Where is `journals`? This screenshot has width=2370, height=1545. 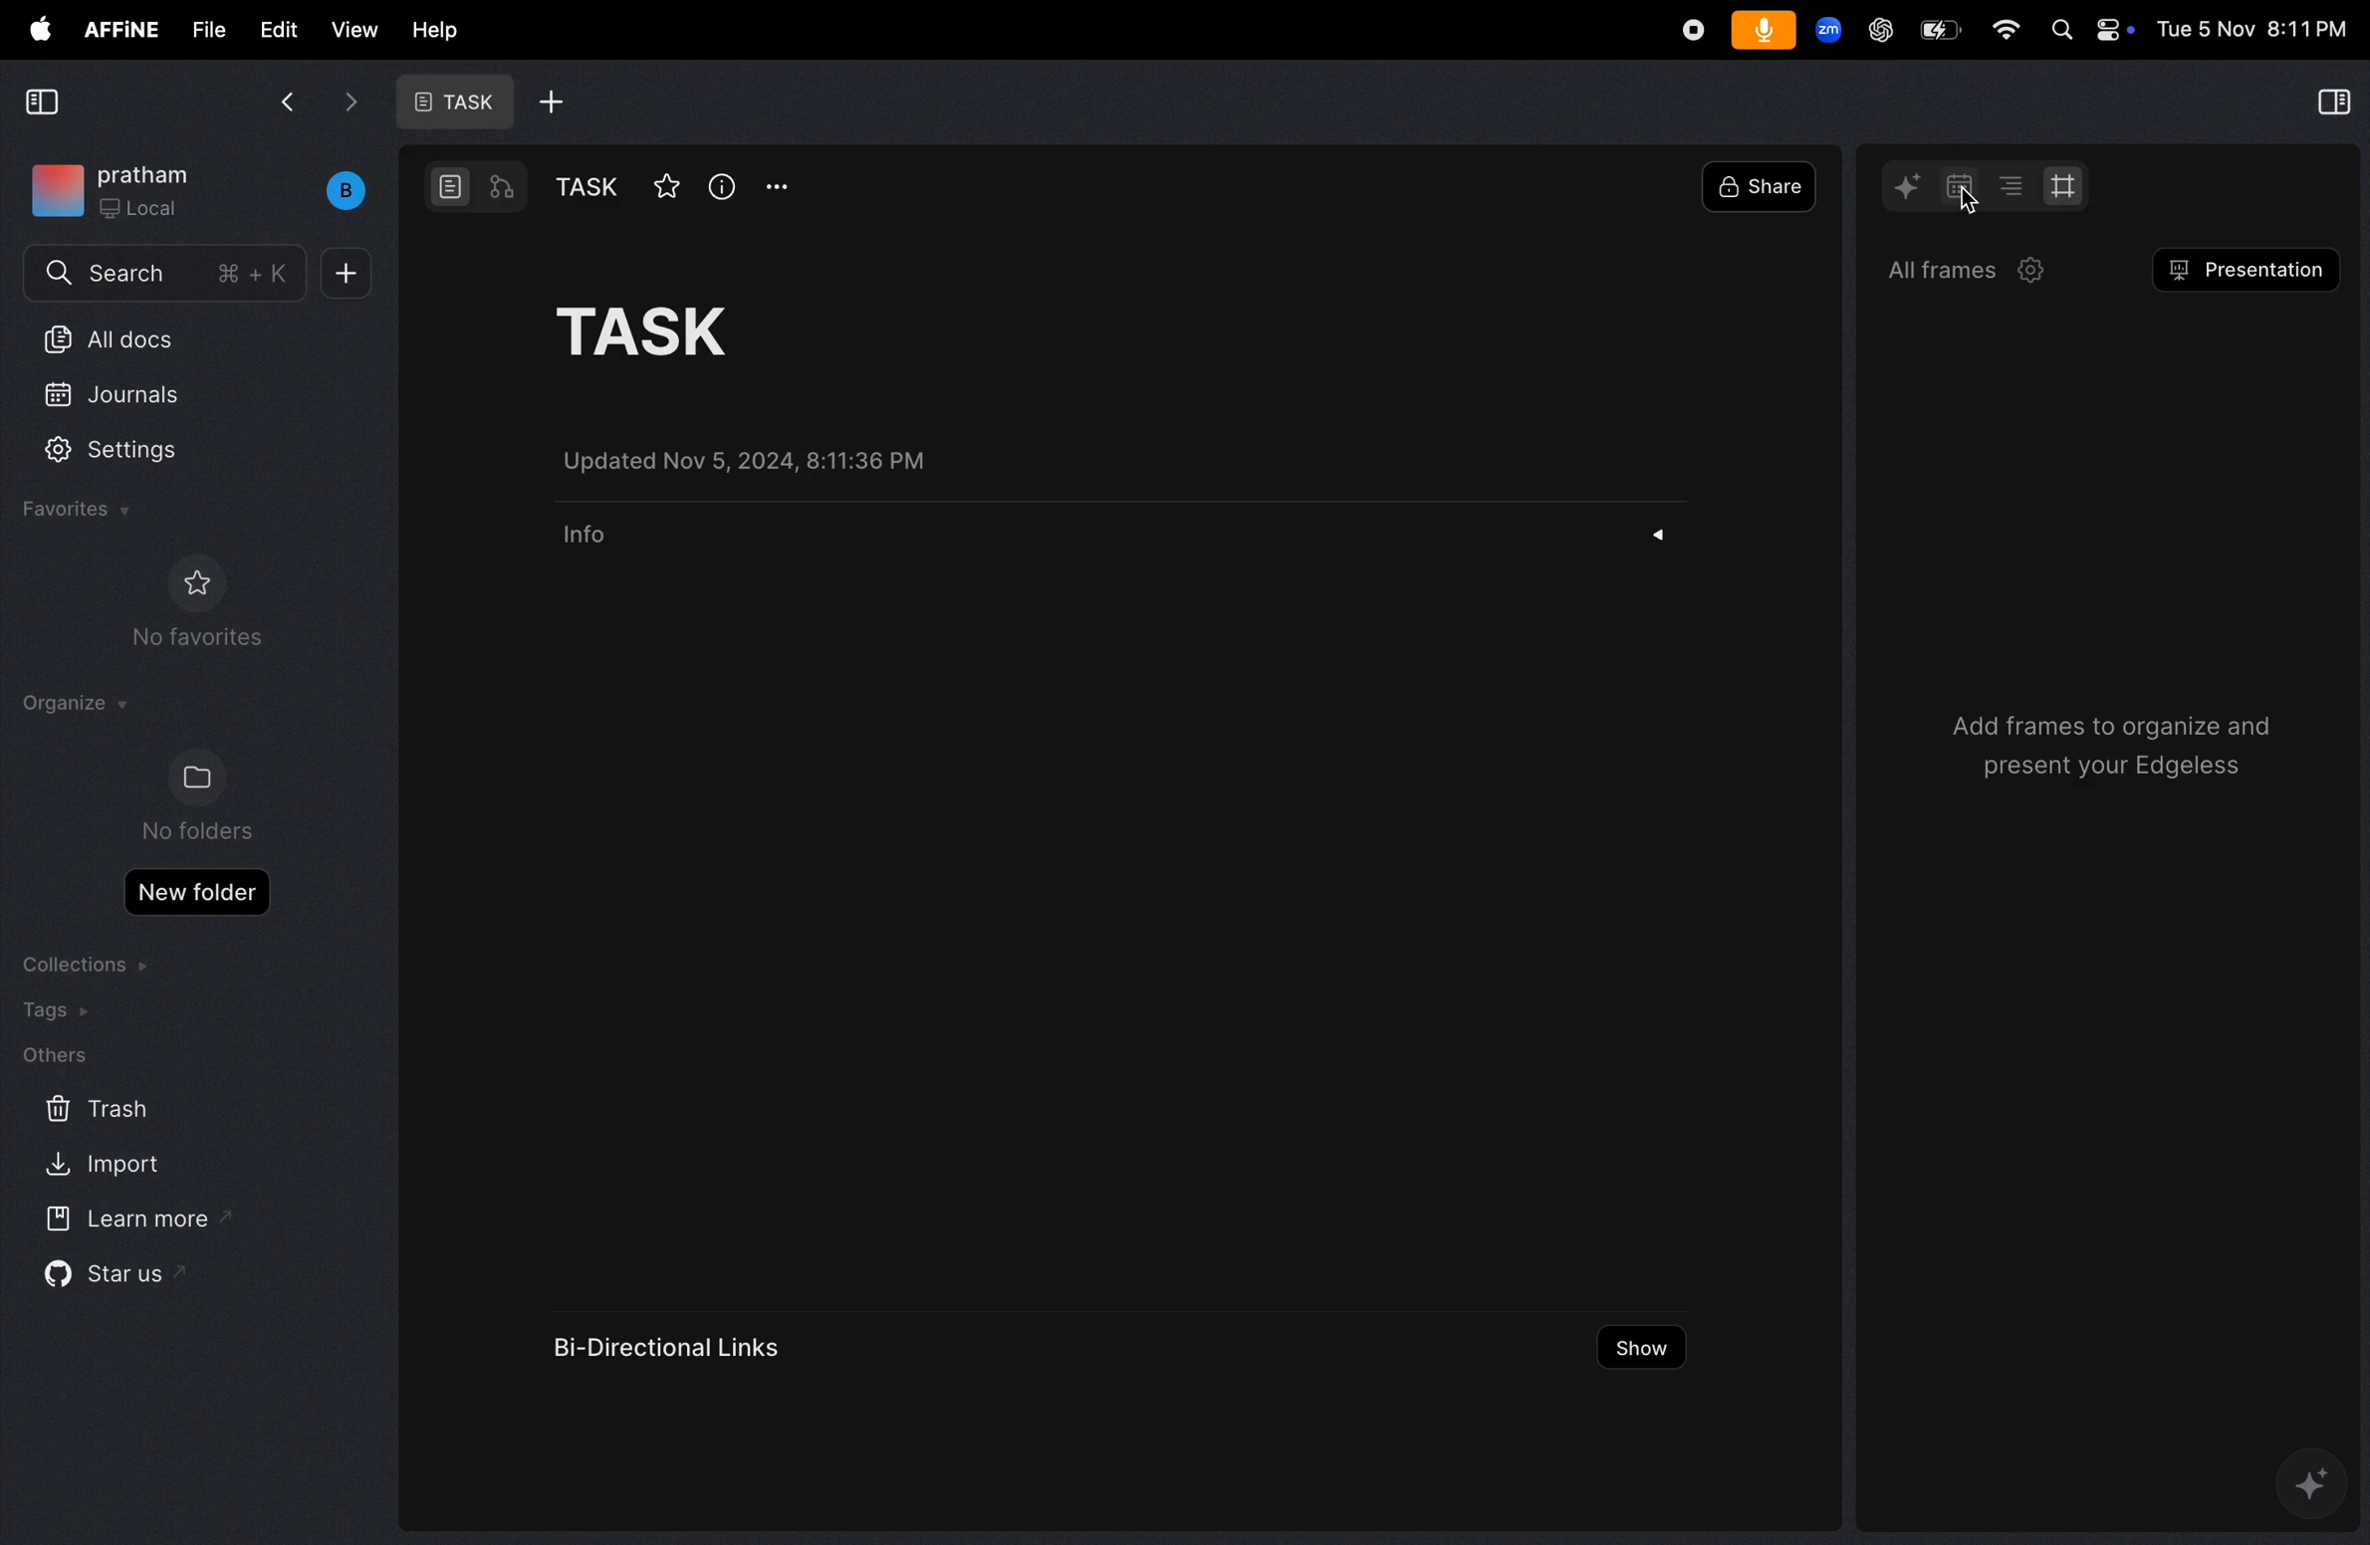 journals is located at coordinates (133, 390).